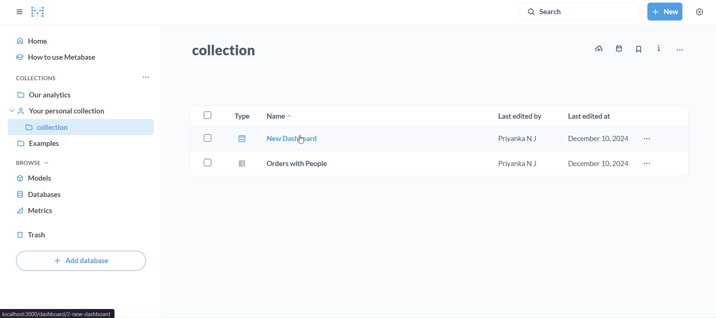 Image resolution: width=716 pixels, height=318 pixels. What do you see at coordinates (700, 12) in the screenshot?
I see `settings` at bounding box center [700, 12].